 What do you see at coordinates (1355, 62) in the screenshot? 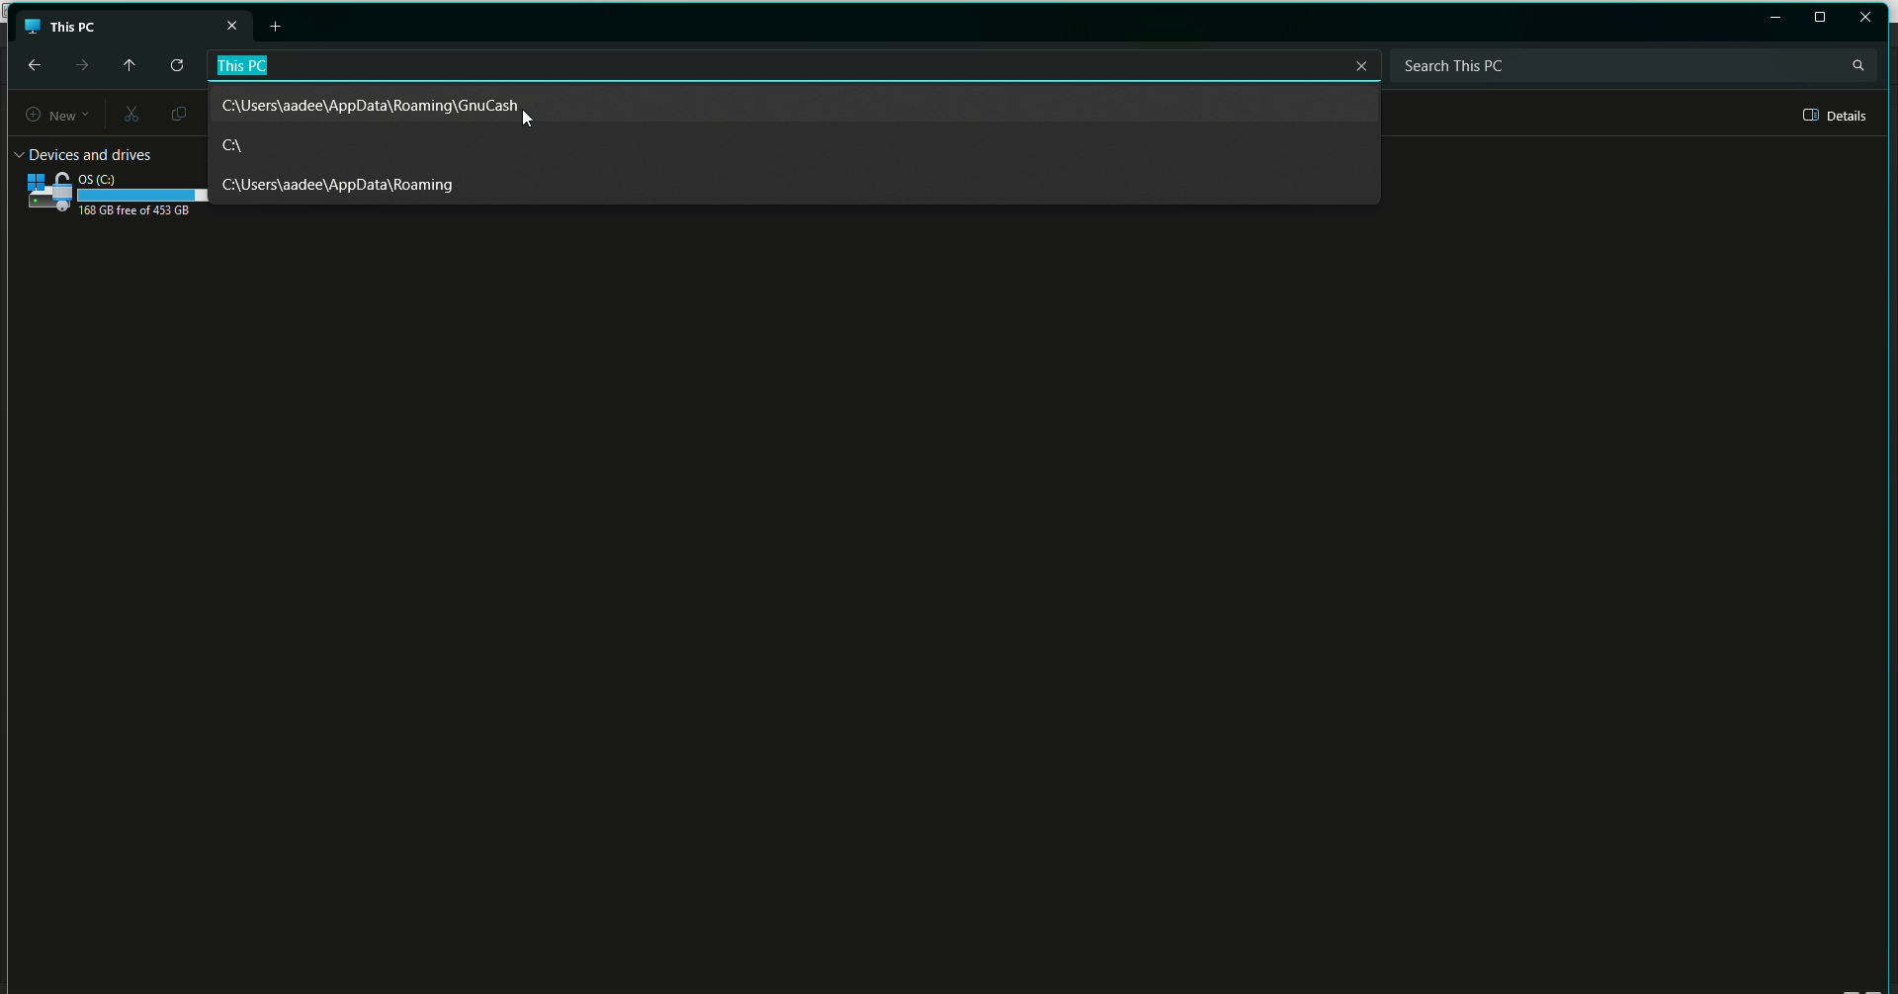
I see `Close` at bounding box center [1355, 62].